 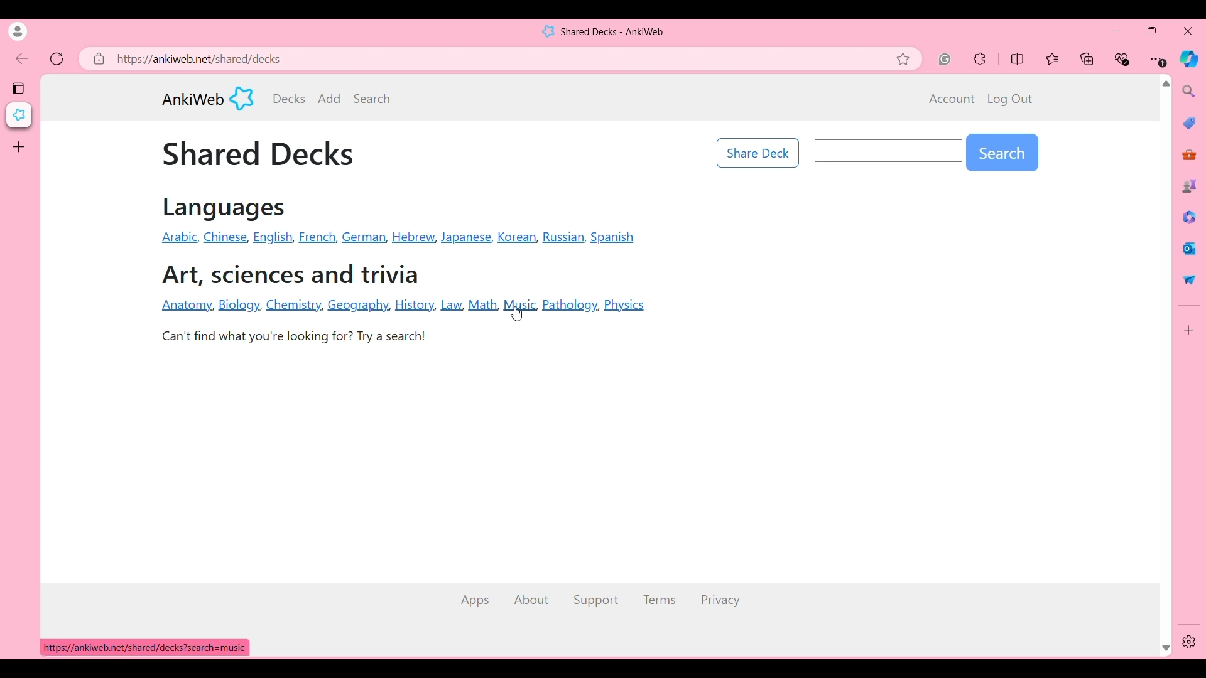 I want to click on , so click(x=518, y=304).